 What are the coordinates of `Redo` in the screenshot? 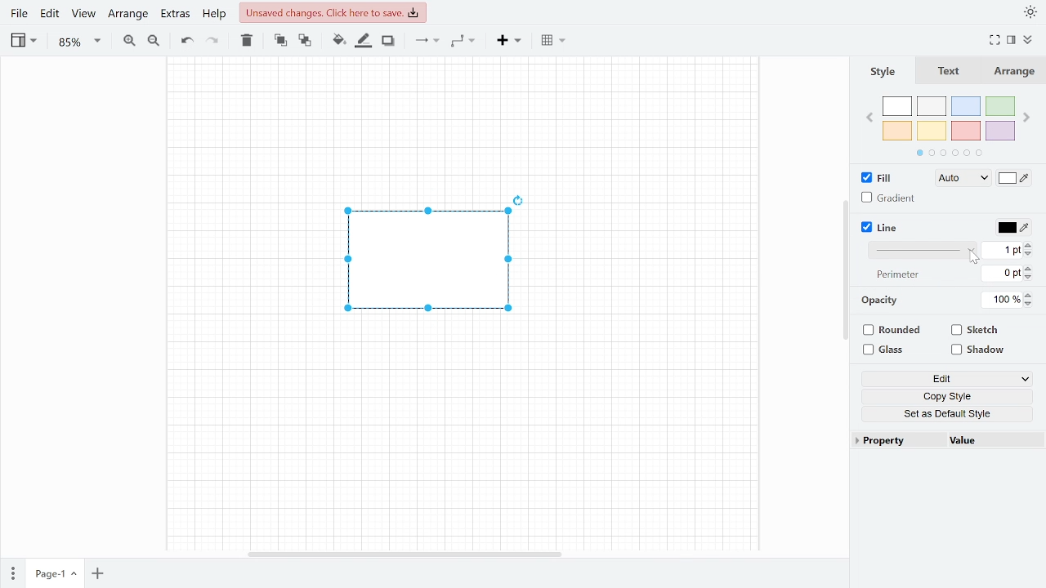 It's located at (213, 41).